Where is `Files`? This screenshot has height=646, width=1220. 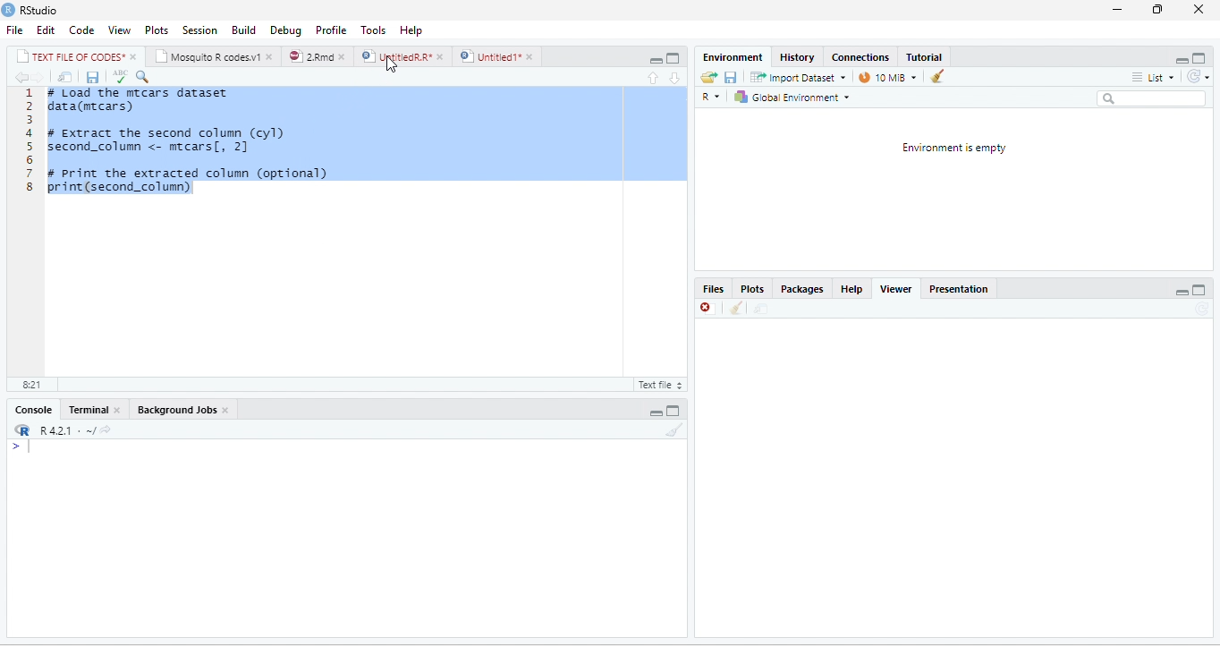
Files is located at coordinates (714, 290).